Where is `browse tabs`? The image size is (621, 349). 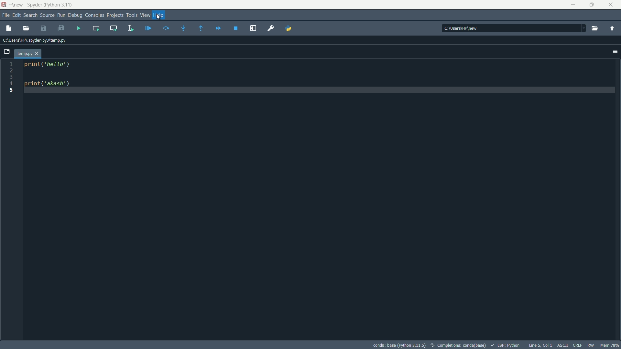 browse tabs is located at coordinates (7, 51).